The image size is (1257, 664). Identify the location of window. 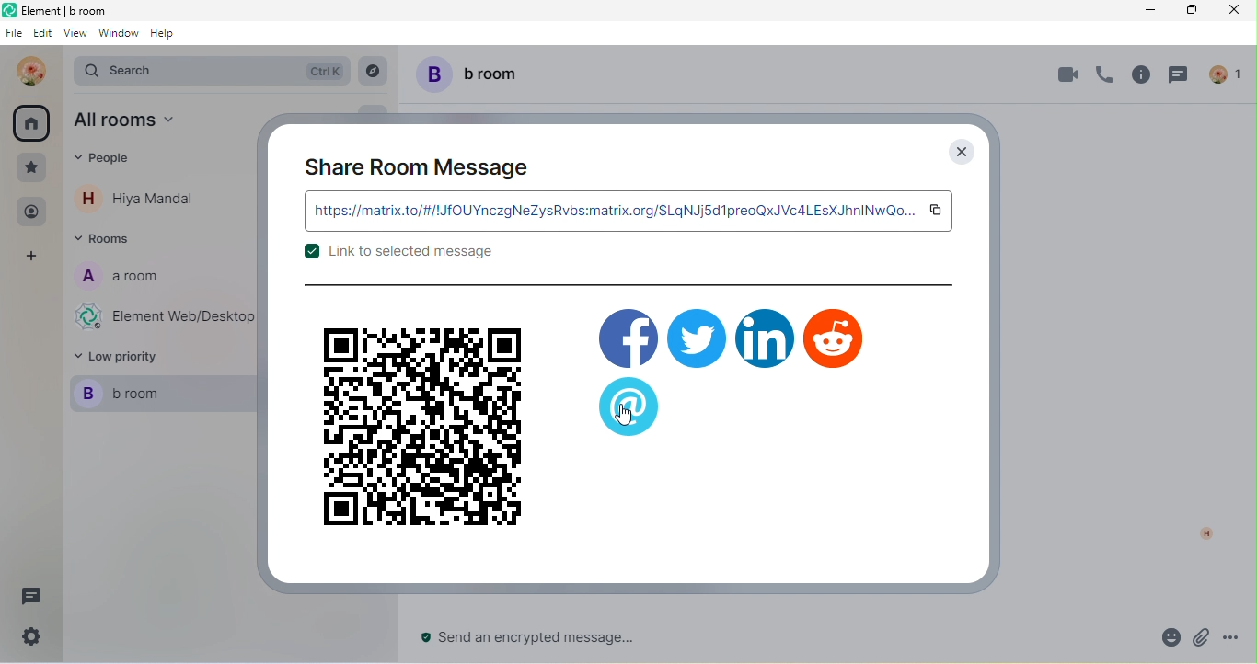
(118, 38).